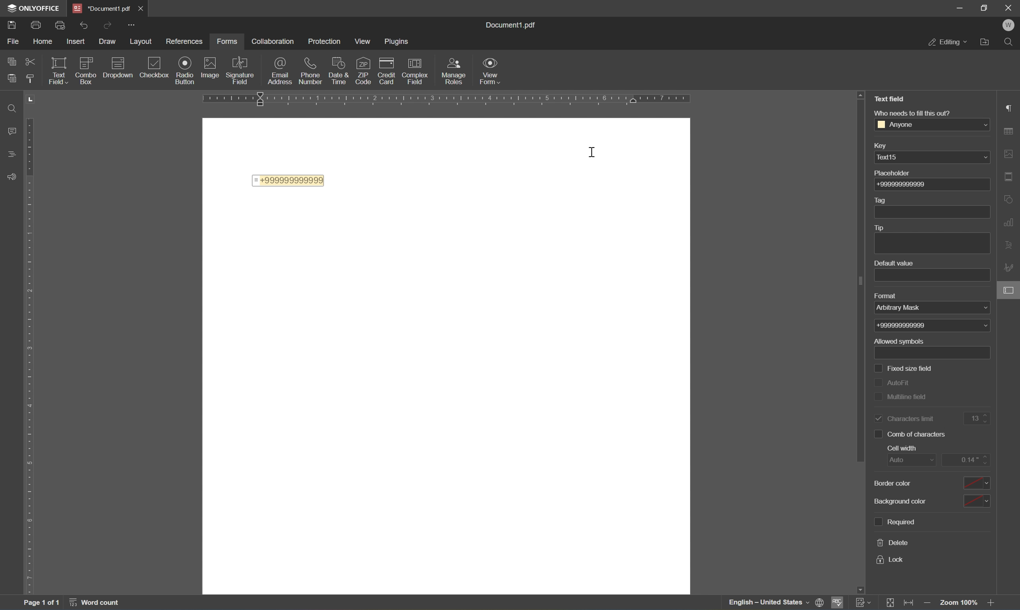 The image size is (1020, 610). What do you see at coordinates (961, 7) in the screenshot?
I see `minimize` at bounding box center [961, 7].